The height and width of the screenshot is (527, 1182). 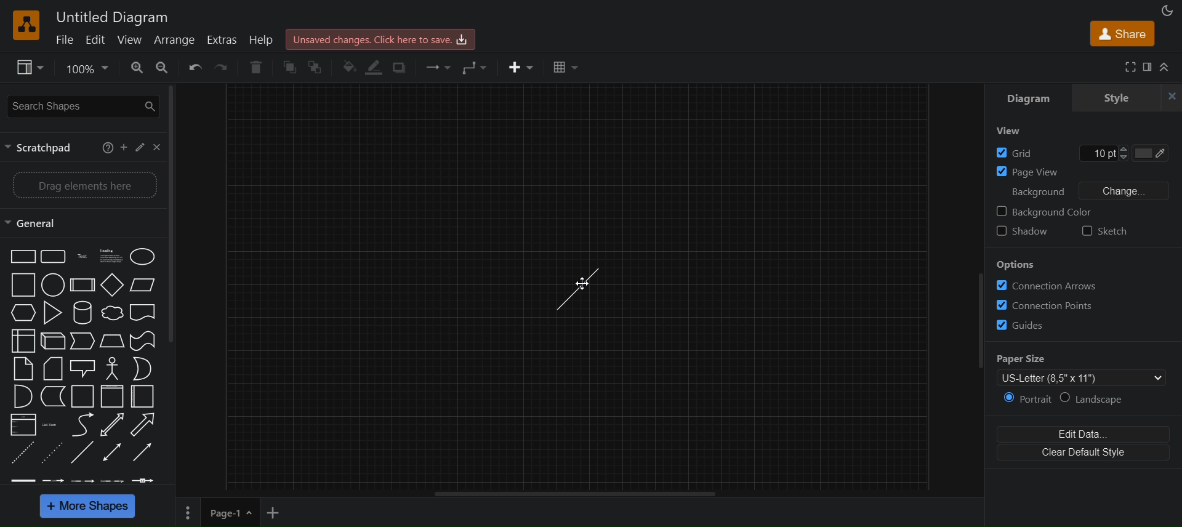 What do you see at coordinates (1016, 264) in the screenshot?
I see `options` at bounding box center [1016, 264].